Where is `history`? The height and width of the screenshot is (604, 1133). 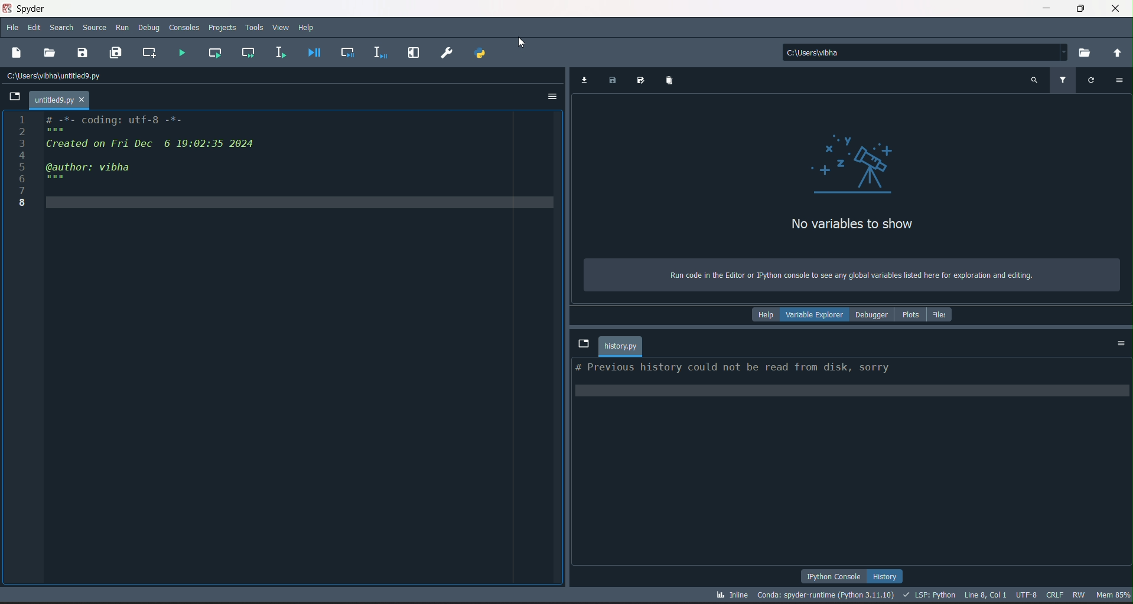
history is located at coordinates (887, 575).